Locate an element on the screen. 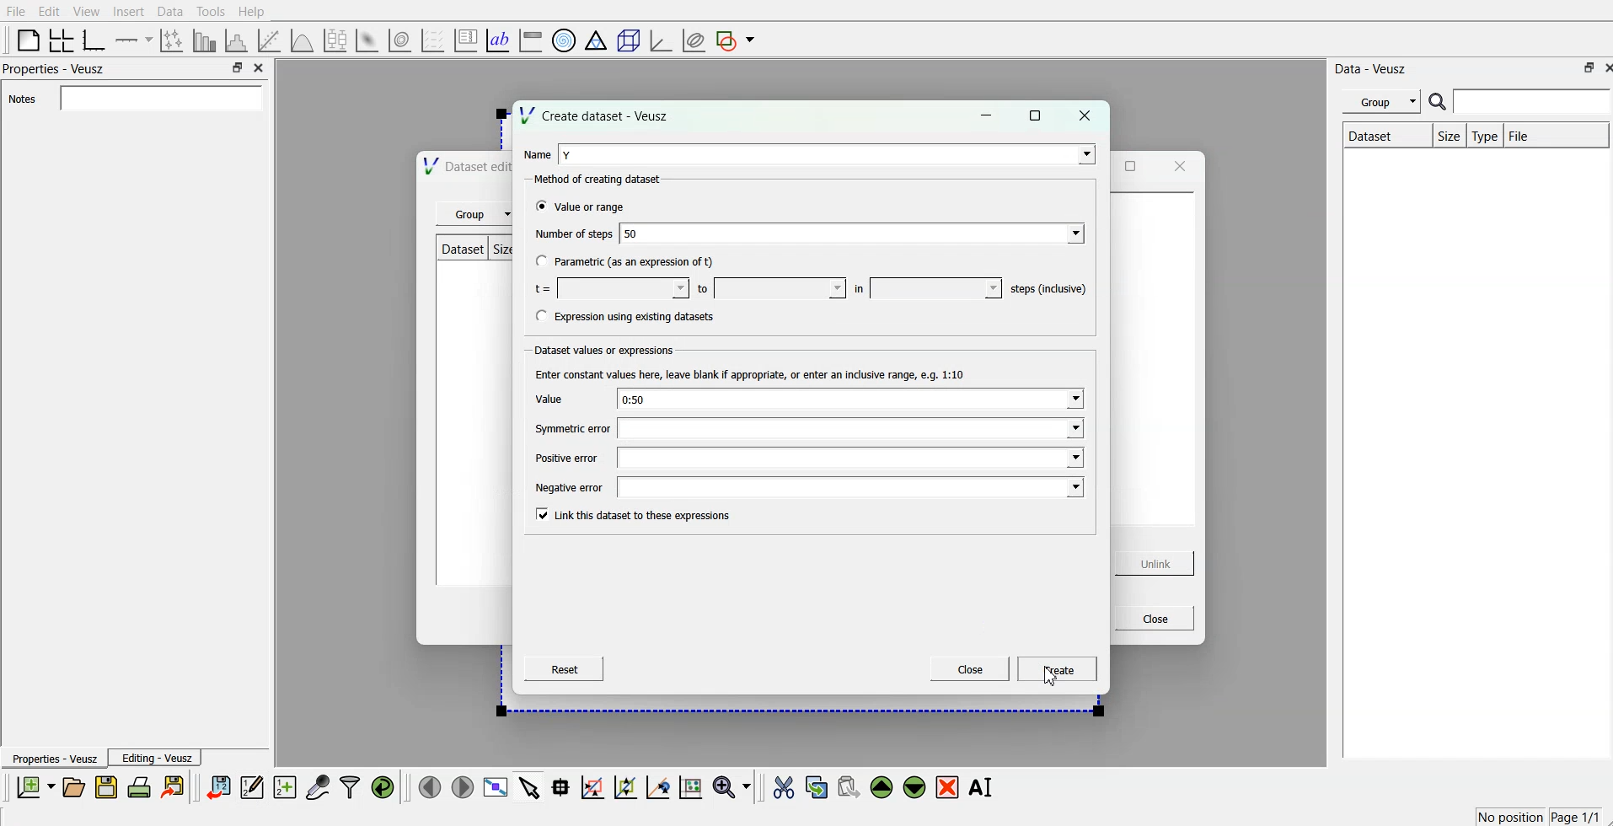 This screenshot has width=1613, height=826. view data points full screen is located at coordinates (493, 788).